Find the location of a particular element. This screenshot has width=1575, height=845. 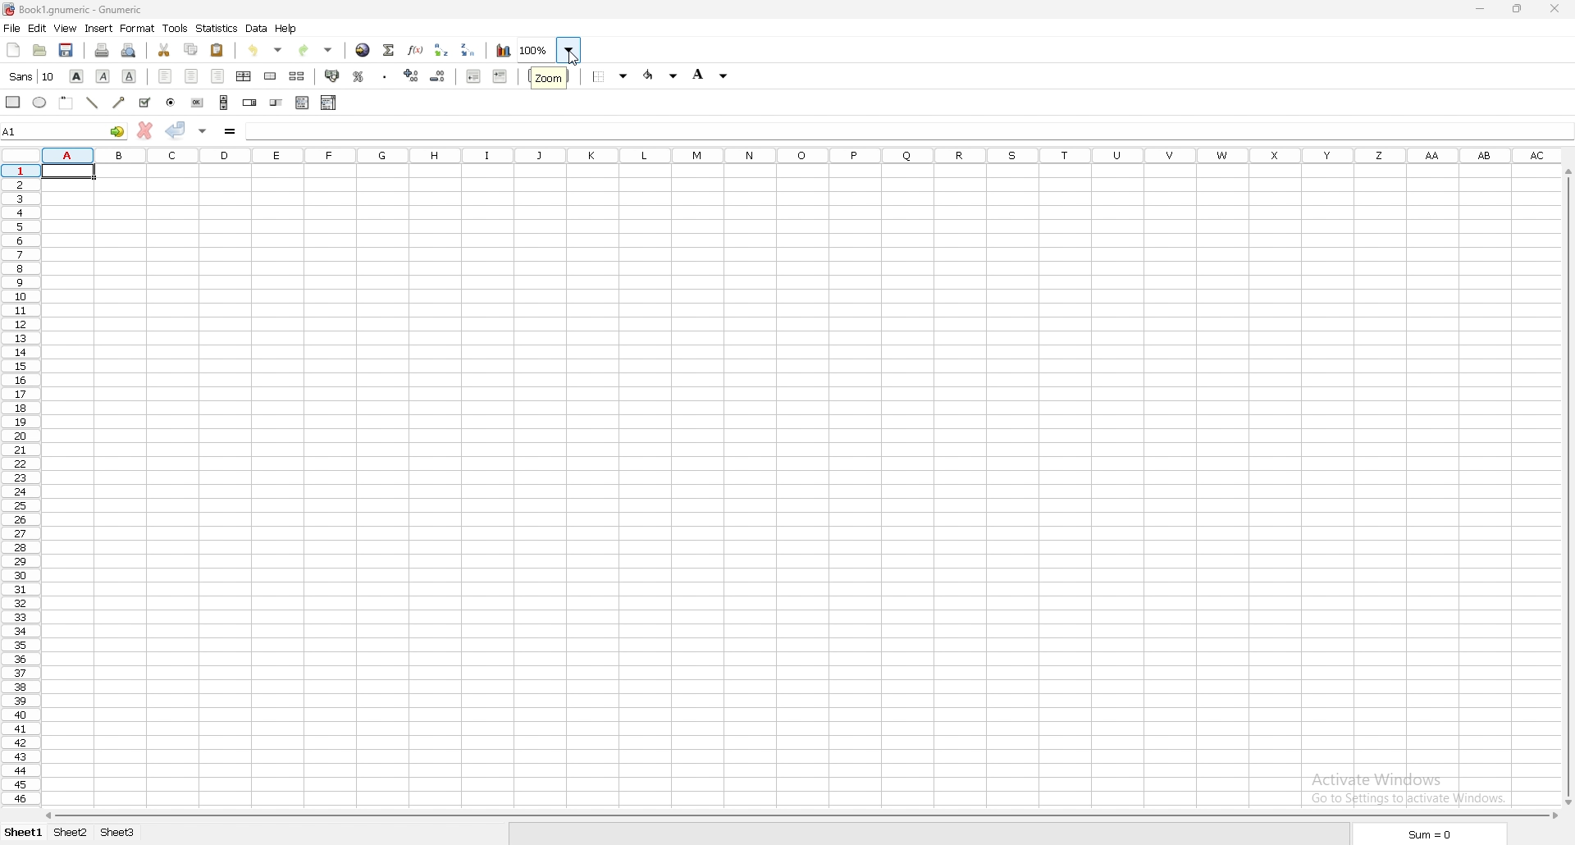

data is located at coordinates (256, 29).